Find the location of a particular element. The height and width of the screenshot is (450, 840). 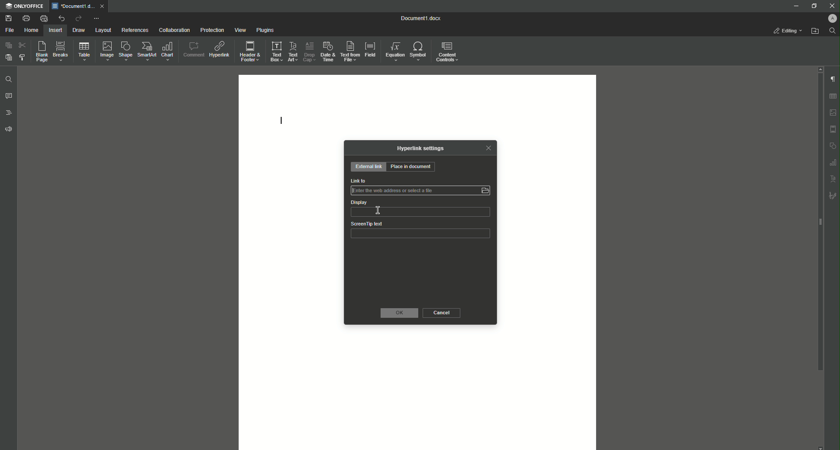

Find is located at coordinates (9, 79).